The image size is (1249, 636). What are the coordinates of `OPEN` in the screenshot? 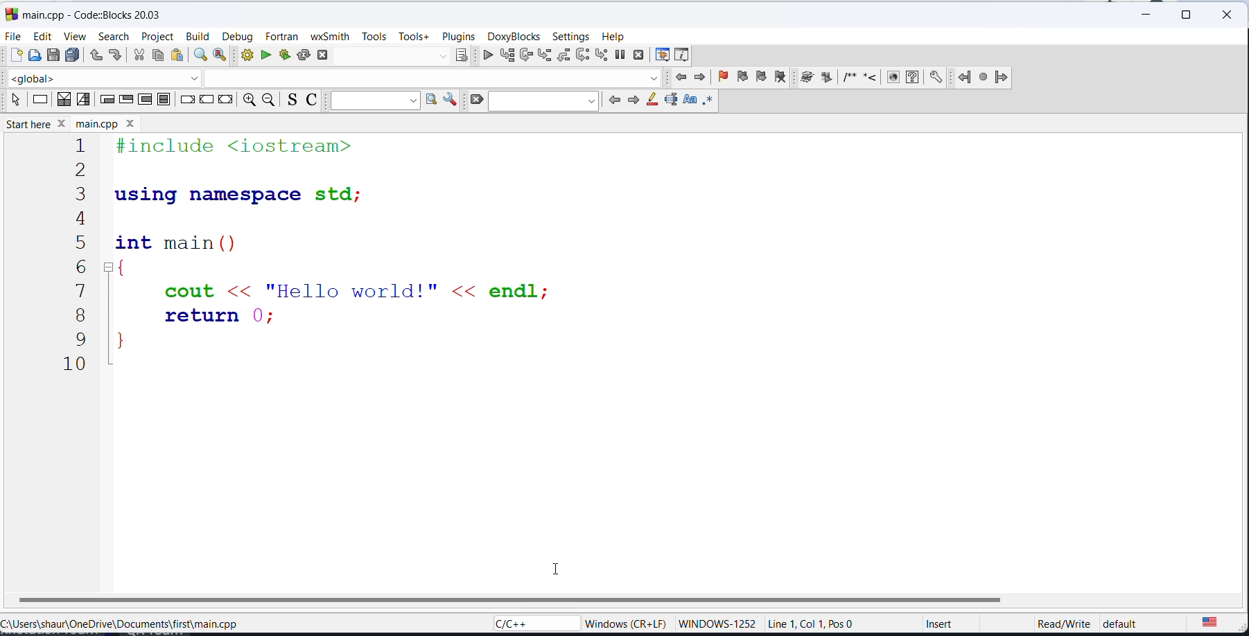 It's located at (33, 55).